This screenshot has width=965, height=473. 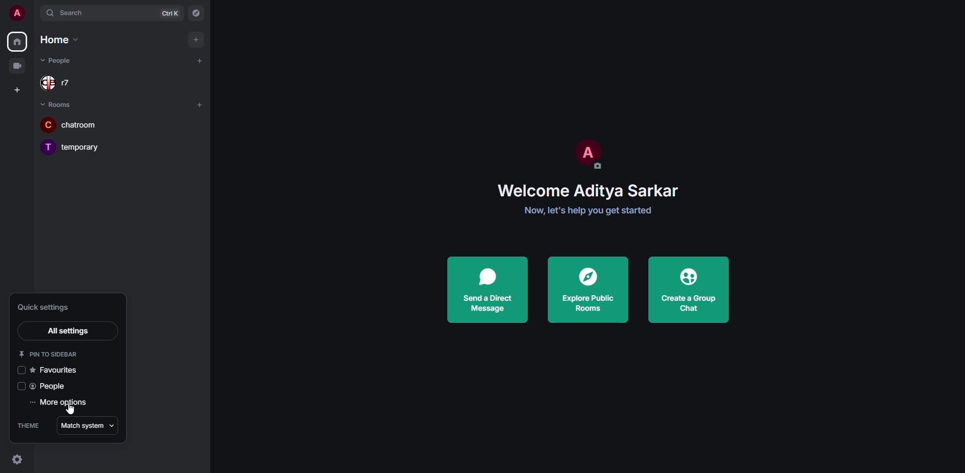 I want to click on click to enable, so click(x=22, y=370).